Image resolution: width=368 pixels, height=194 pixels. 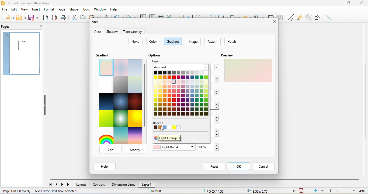 I want to click on light orange 1, so click(x=170, y=138).